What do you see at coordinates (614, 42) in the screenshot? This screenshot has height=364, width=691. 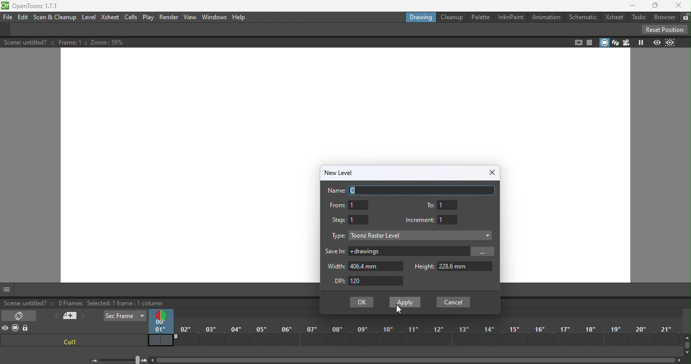 I see `3D view` at bounding box center [614, 42].